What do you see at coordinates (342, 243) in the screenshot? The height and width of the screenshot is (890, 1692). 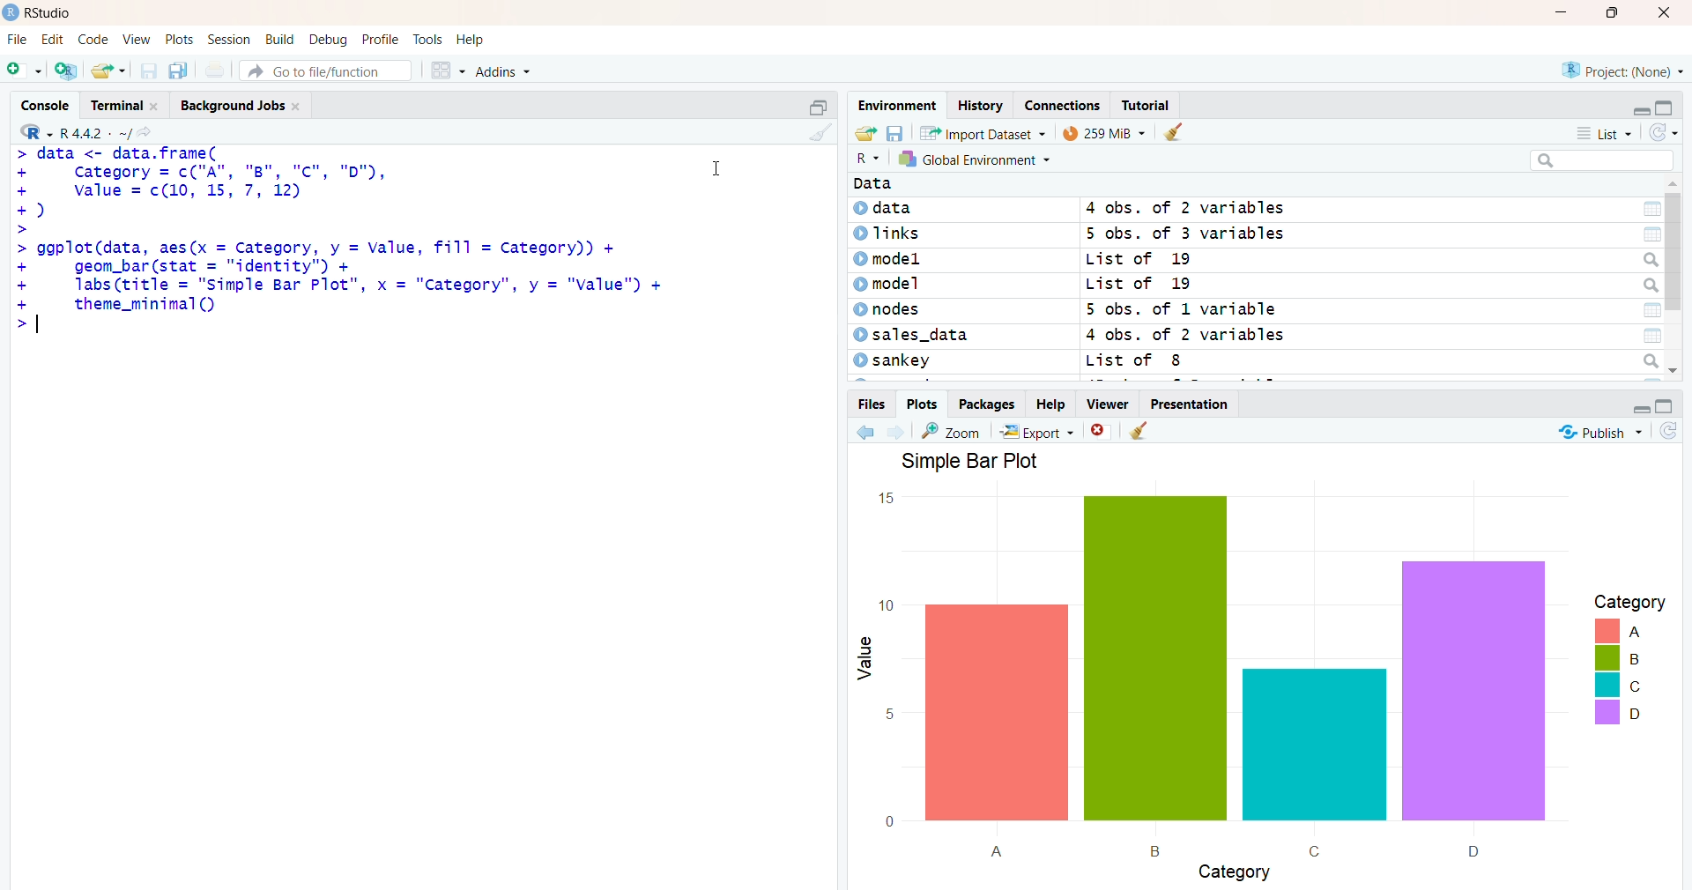 I see `code - > data <- data.frame(+ category = c("A", "B", "Cc", "D"),+ value = c(10 12)© asic>> ggplot(data, aes(x = Category, y = Value, fill = category))` at bounding box center [342, 243].